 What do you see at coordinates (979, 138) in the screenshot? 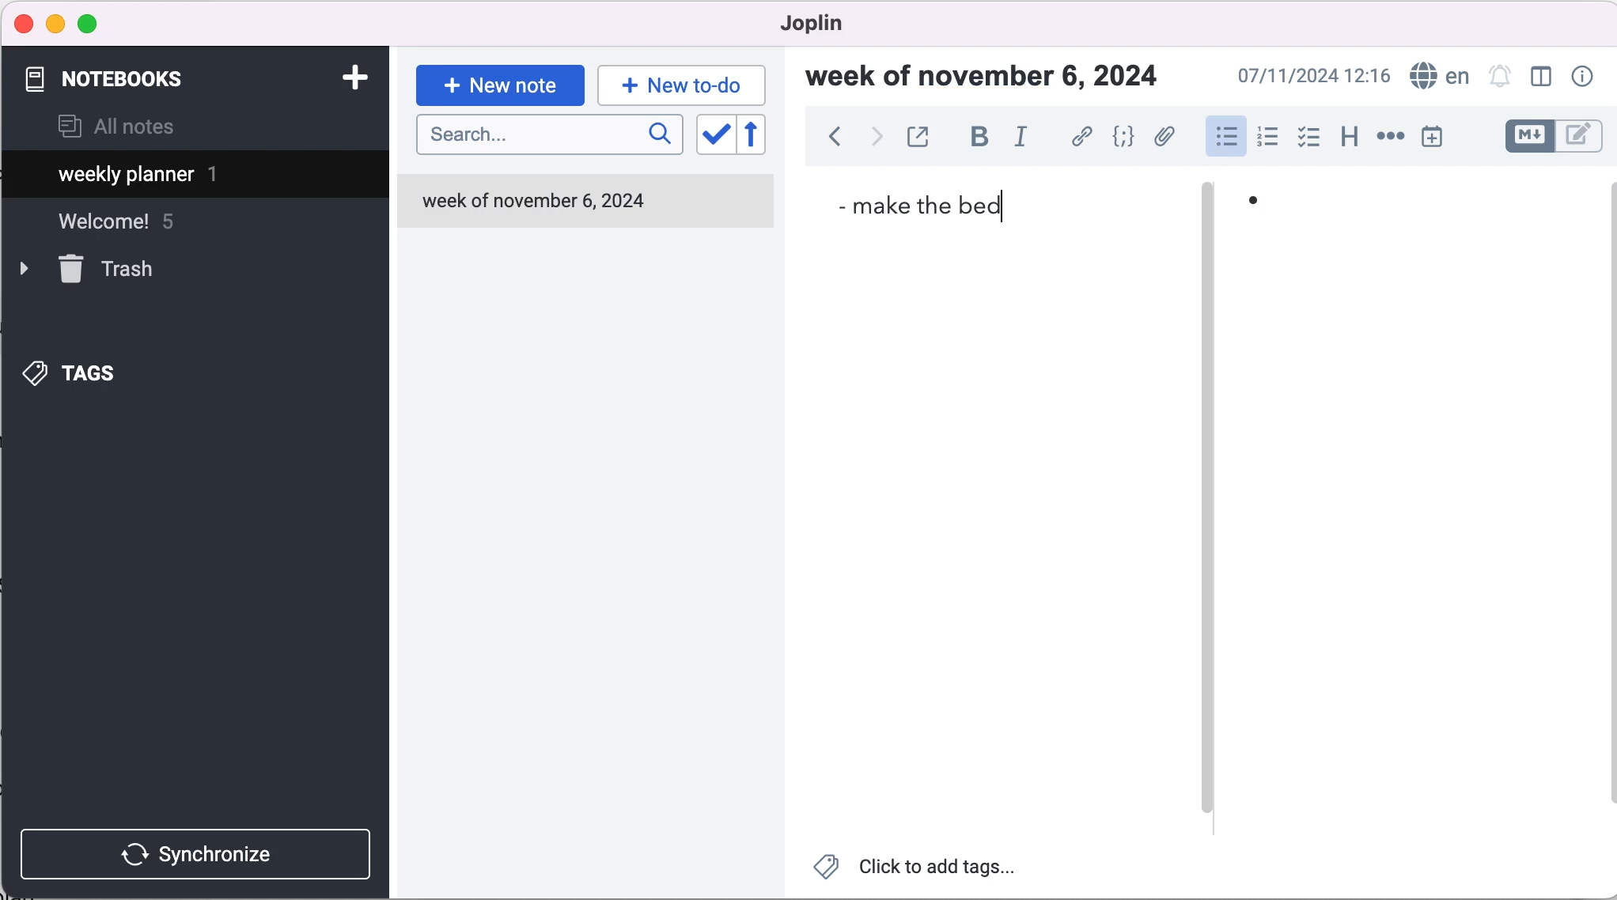
I see `bold` at bounding box center [979, 138].